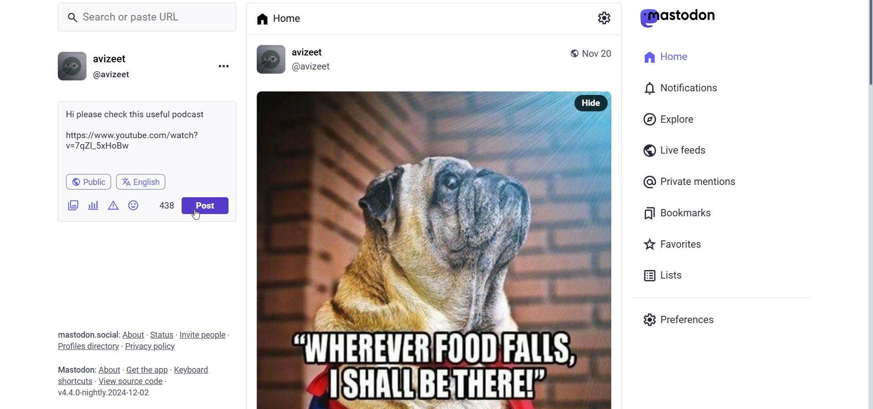 This screenshot has width=873, height=409. Describe the element at coordinates (665, 273) in the screenshot. I see `lists` at that location.